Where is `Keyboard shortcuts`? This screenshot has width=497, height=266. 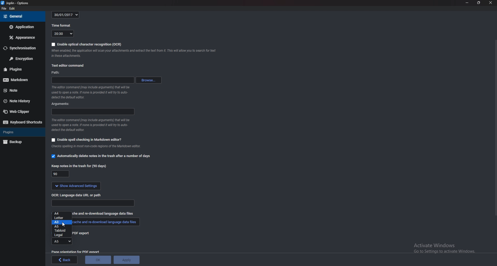 Keyboard shortcuts is located at coordinates (22, 122).